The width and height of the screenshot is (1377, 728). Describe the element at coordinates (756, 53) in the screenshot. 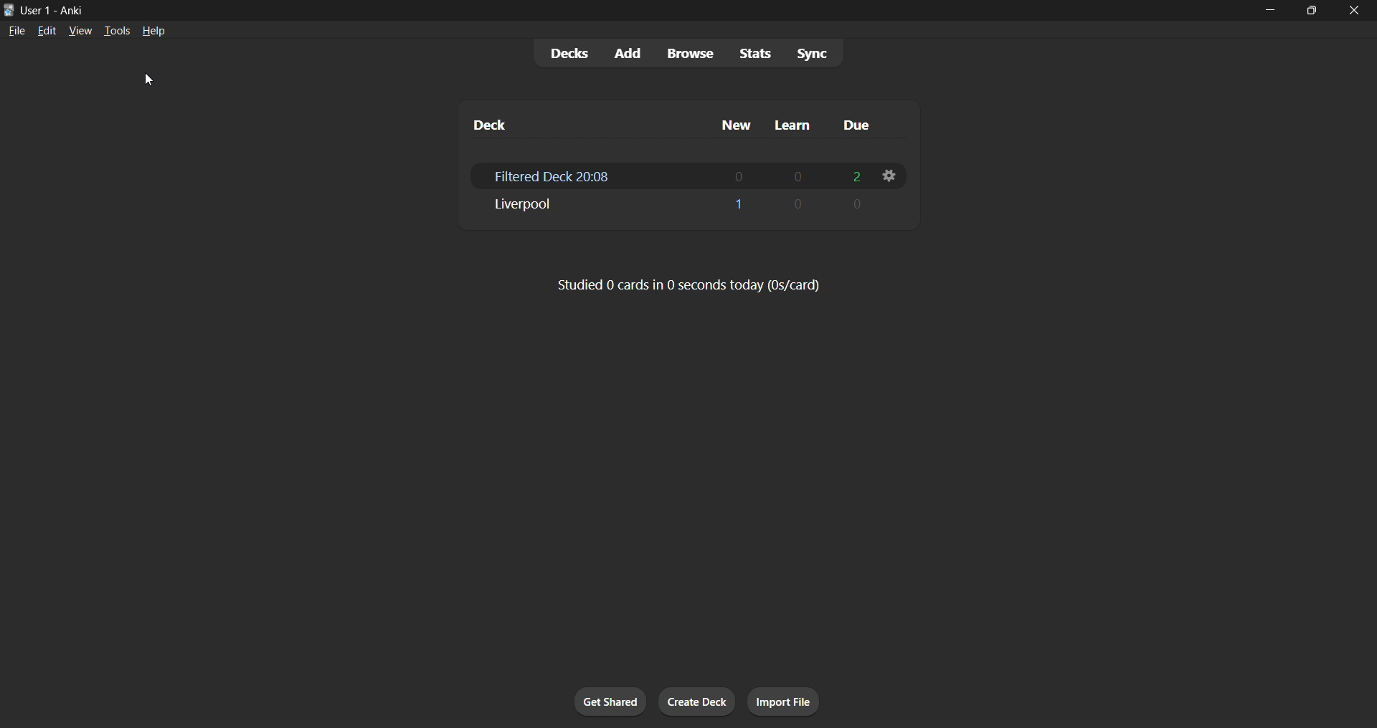

I see `stats` at that location.